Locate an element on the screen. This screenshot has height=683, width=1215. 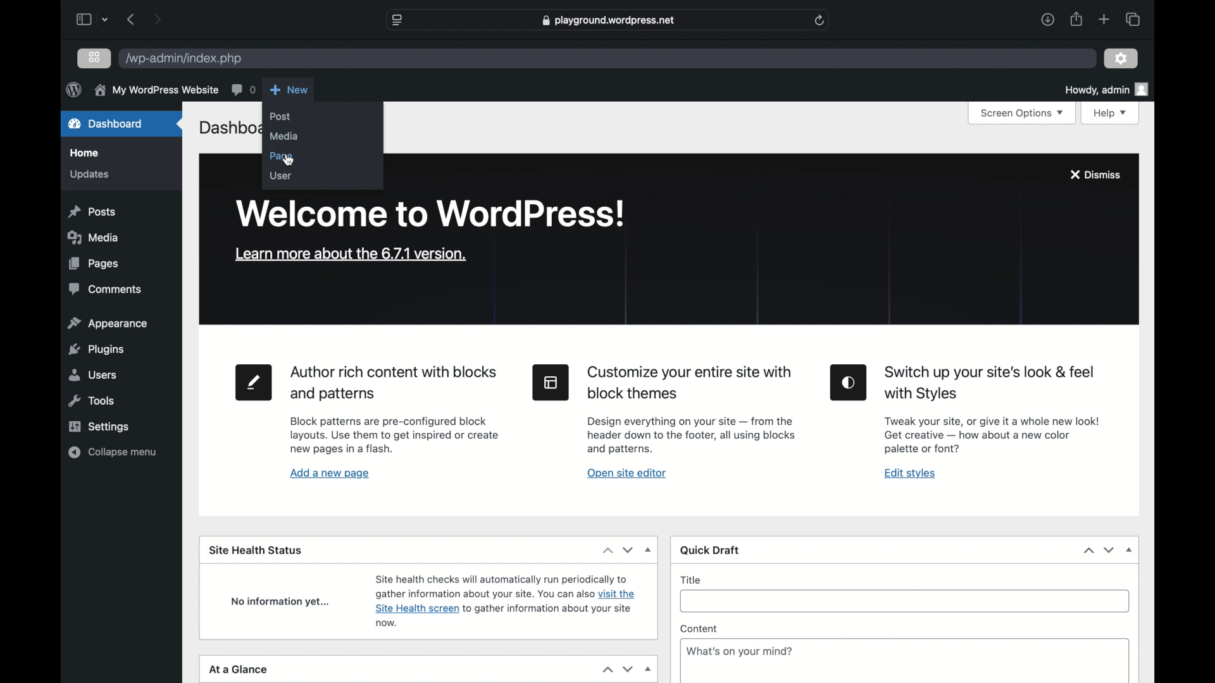
dismiss is located at coordinates (1096, 175).